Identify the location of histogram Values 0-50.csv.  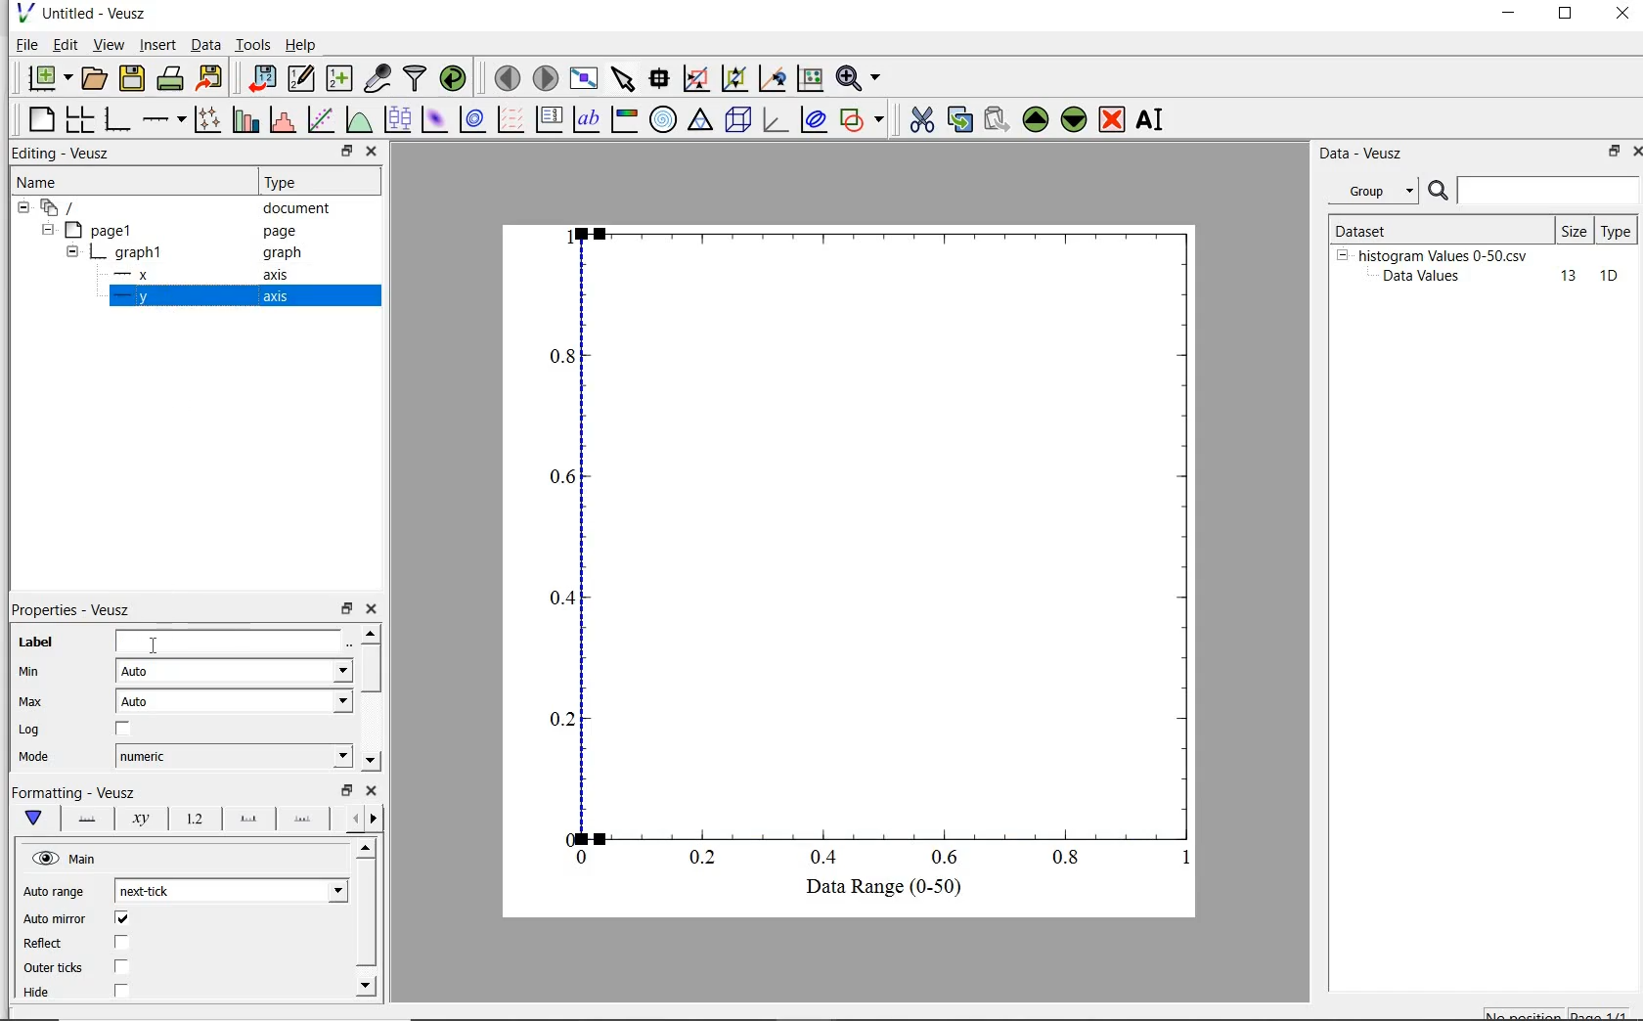
(1443, 254).